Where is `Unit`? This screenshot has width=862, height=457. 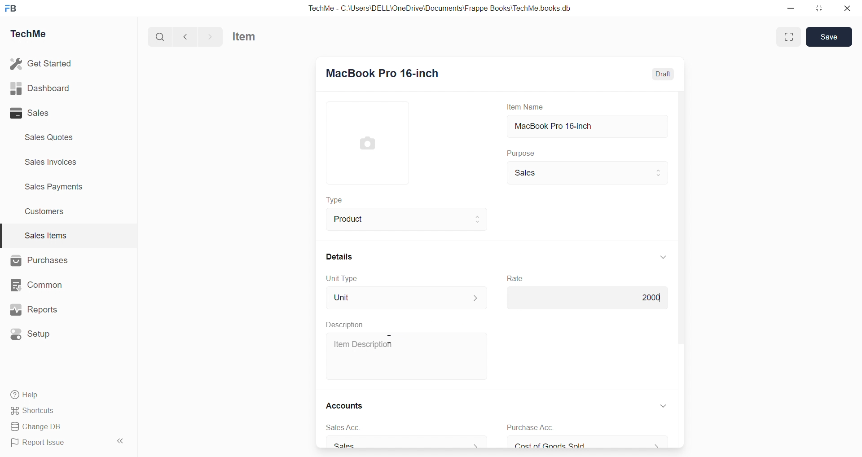
Unit is located at coordinates (406, 298).